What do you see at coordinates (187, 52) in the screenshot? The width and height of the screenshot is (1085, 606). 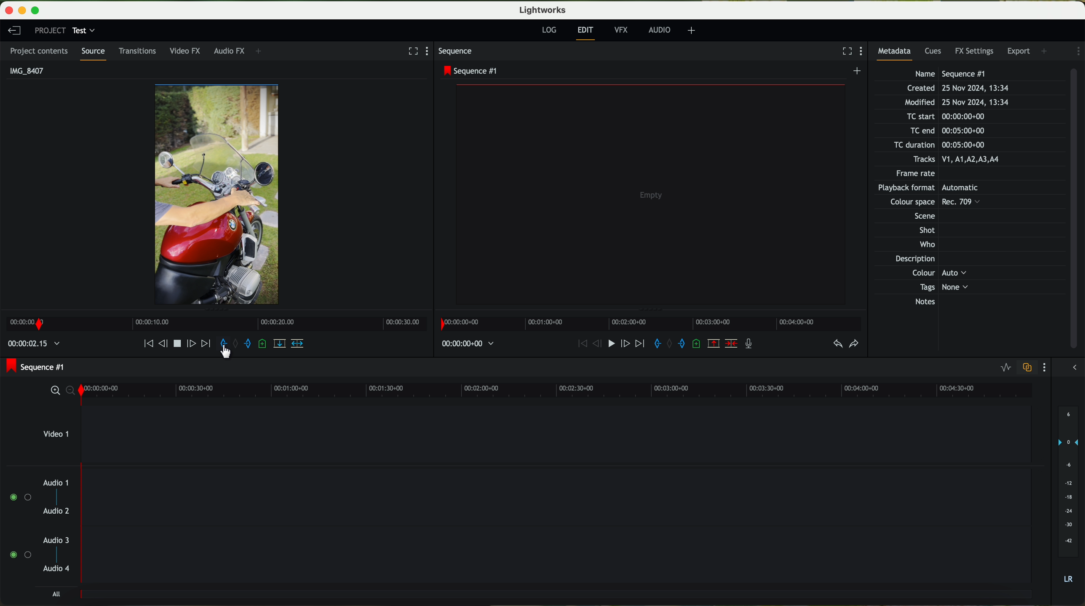 I see `video FX` at bounding box center [187, 52].